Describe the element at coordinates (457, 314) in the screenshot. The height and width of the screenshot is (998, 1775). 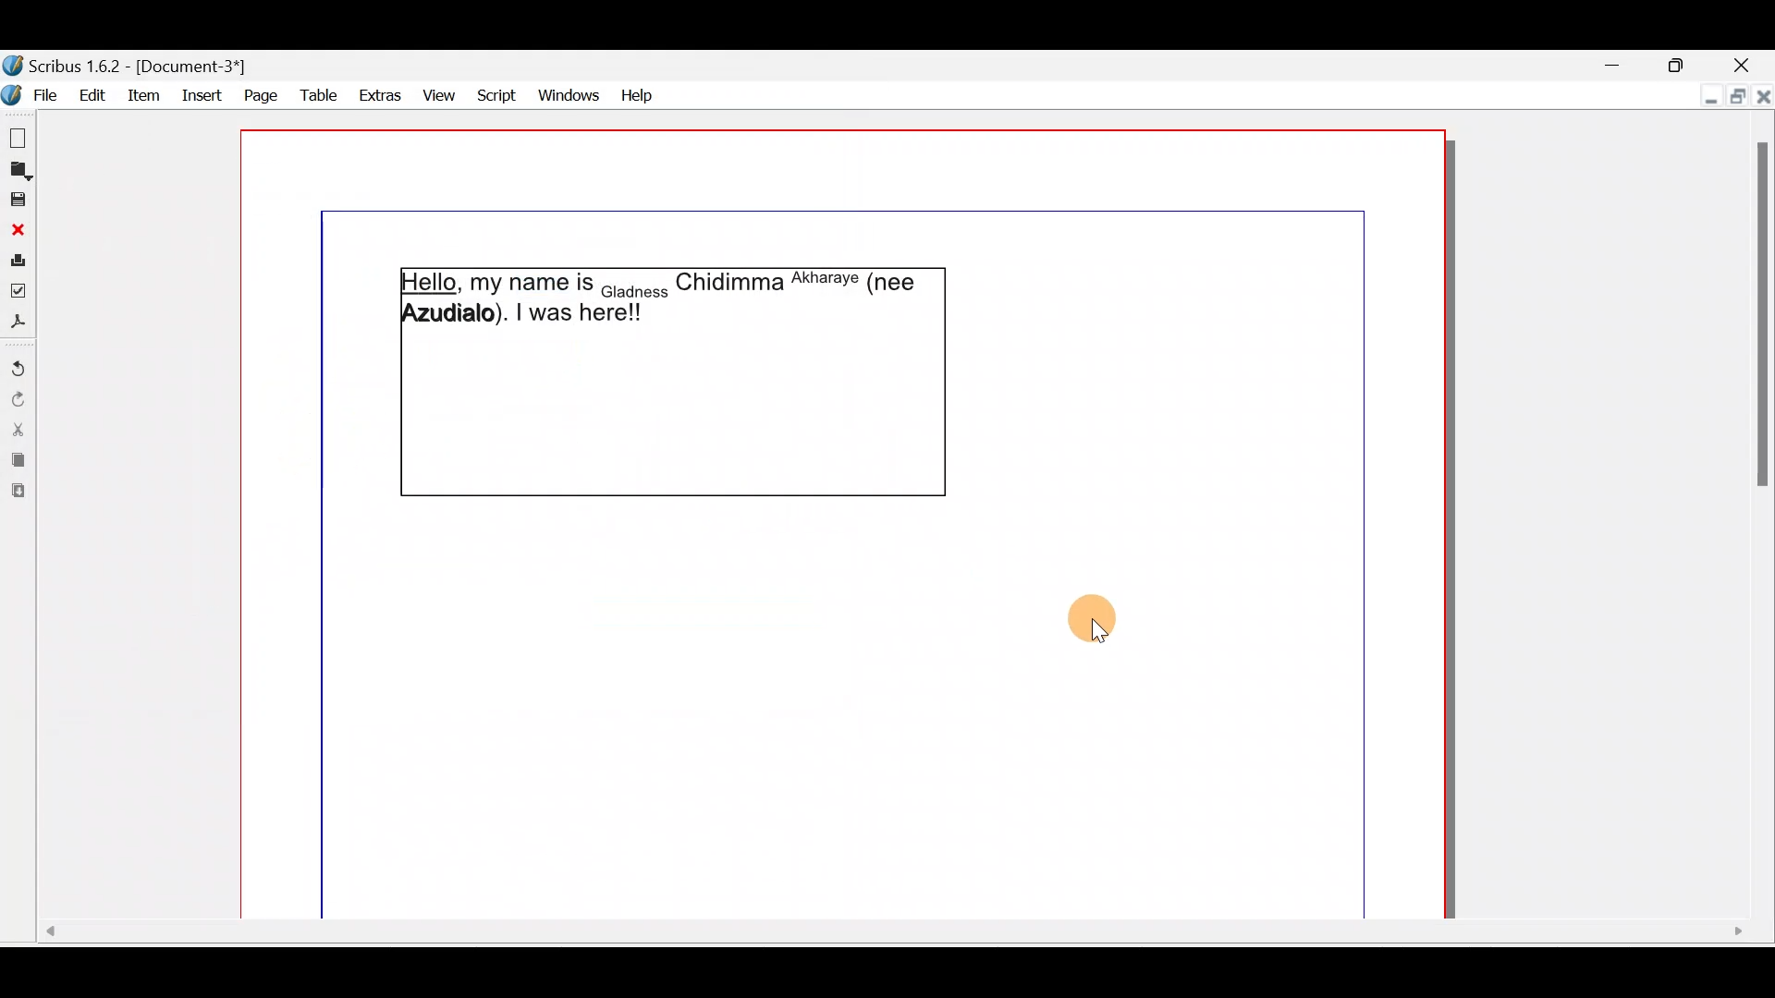
I see `Azudialo).` at that location.